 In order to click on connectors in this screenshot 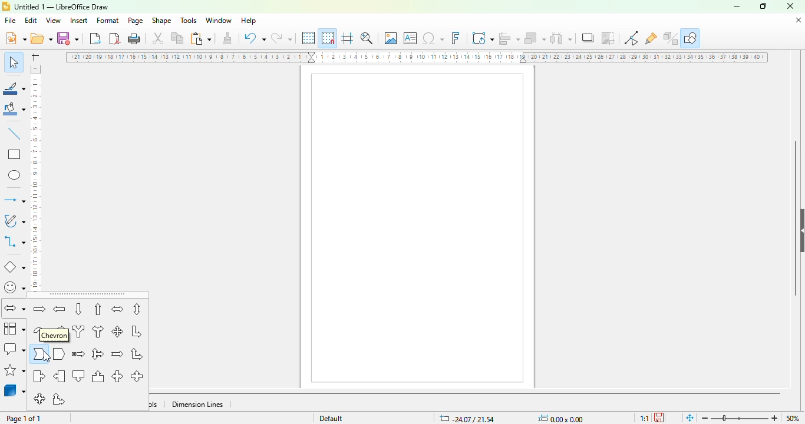, I will do `click(14, 241)`.